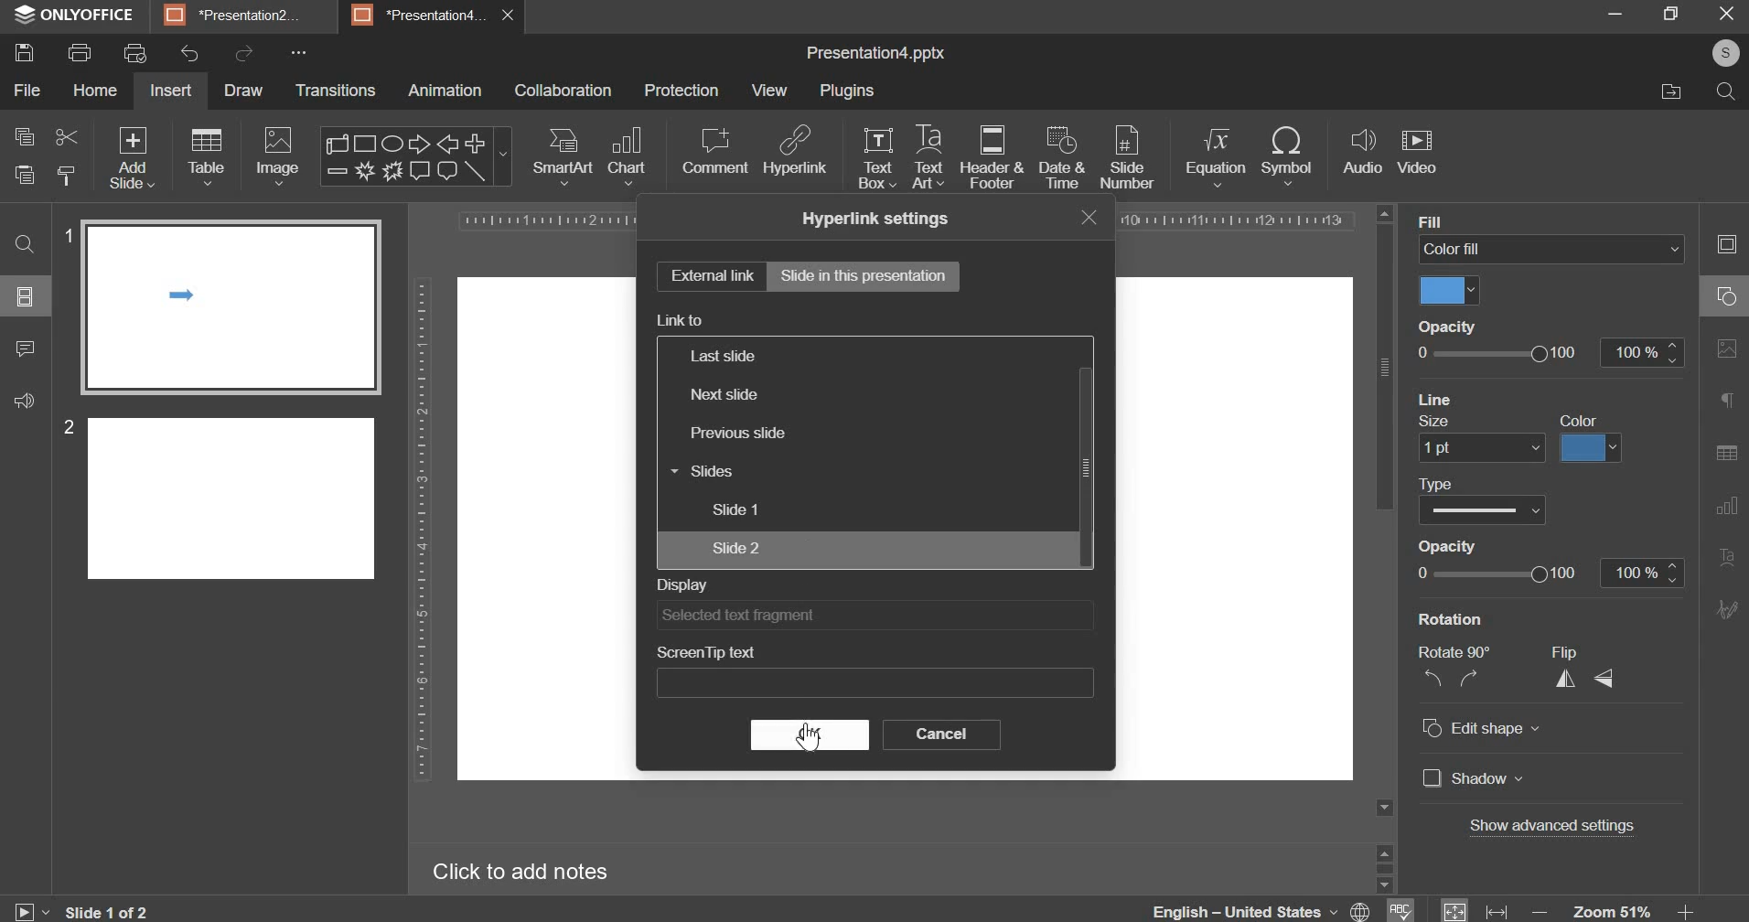 The width and height of the screenshot is (1749, 922). What do you see at coordinates (1385, 357) in the screenshot?
I see `|scroll bar` at bounding box center [1385, 357].